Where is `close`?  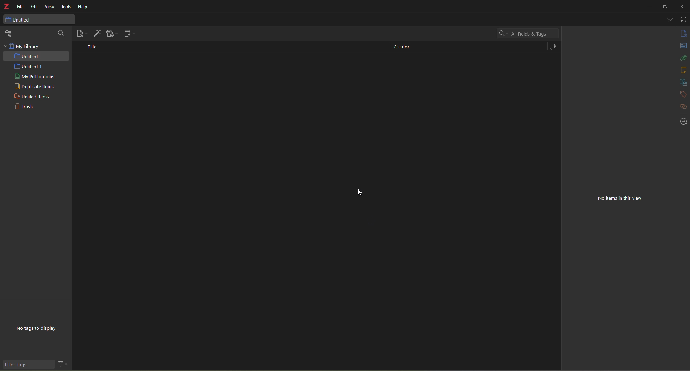 close is located at coordinates (681, 7).